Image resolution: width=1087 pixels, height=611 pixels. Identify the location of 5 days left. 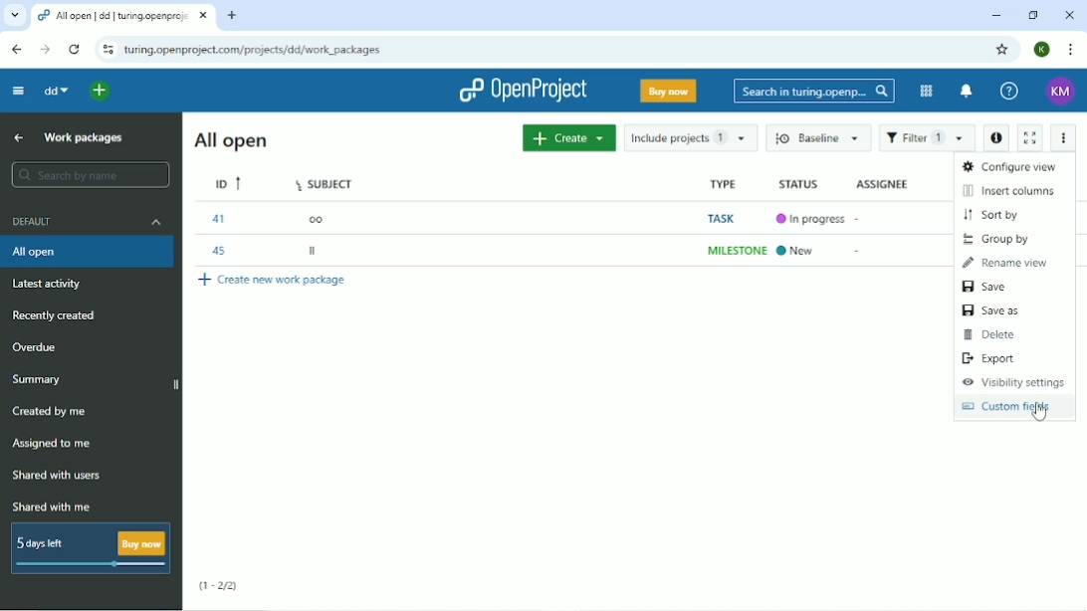
(91, 549).